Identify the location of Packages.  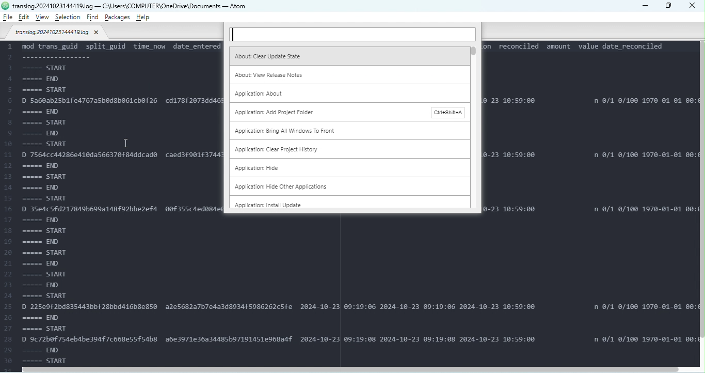
(118, 17).